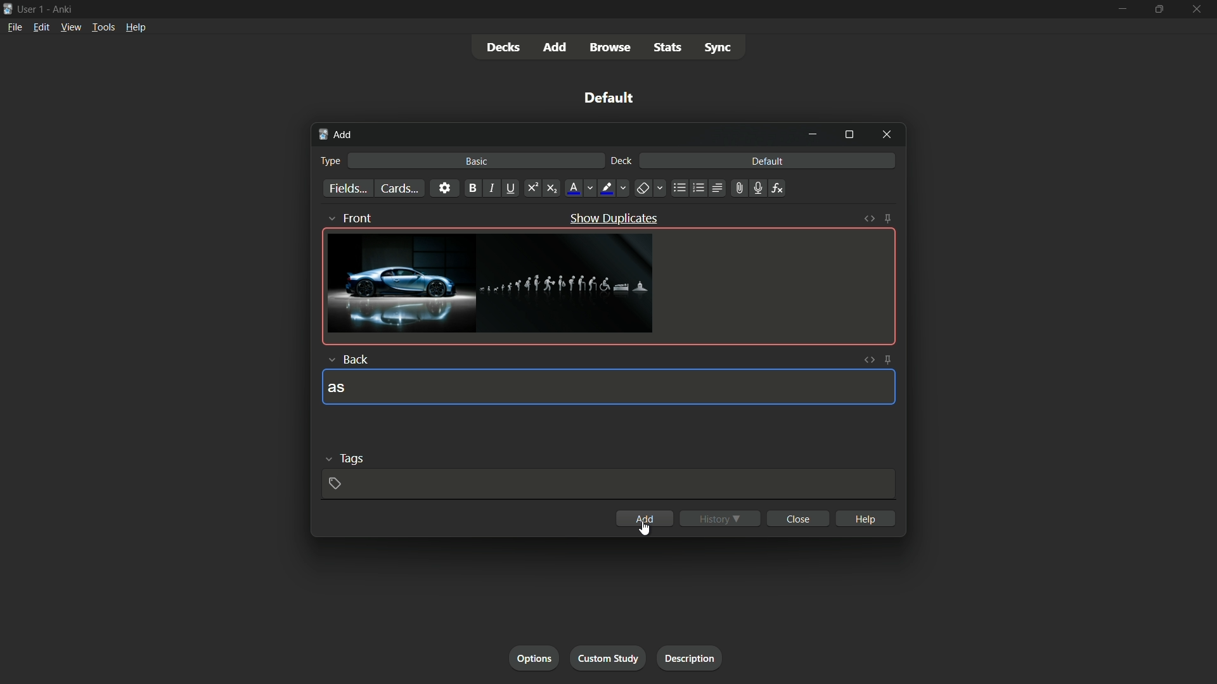 The width and height of the screenshot is (1217, 684). I want to click on add, so click(335, 134).